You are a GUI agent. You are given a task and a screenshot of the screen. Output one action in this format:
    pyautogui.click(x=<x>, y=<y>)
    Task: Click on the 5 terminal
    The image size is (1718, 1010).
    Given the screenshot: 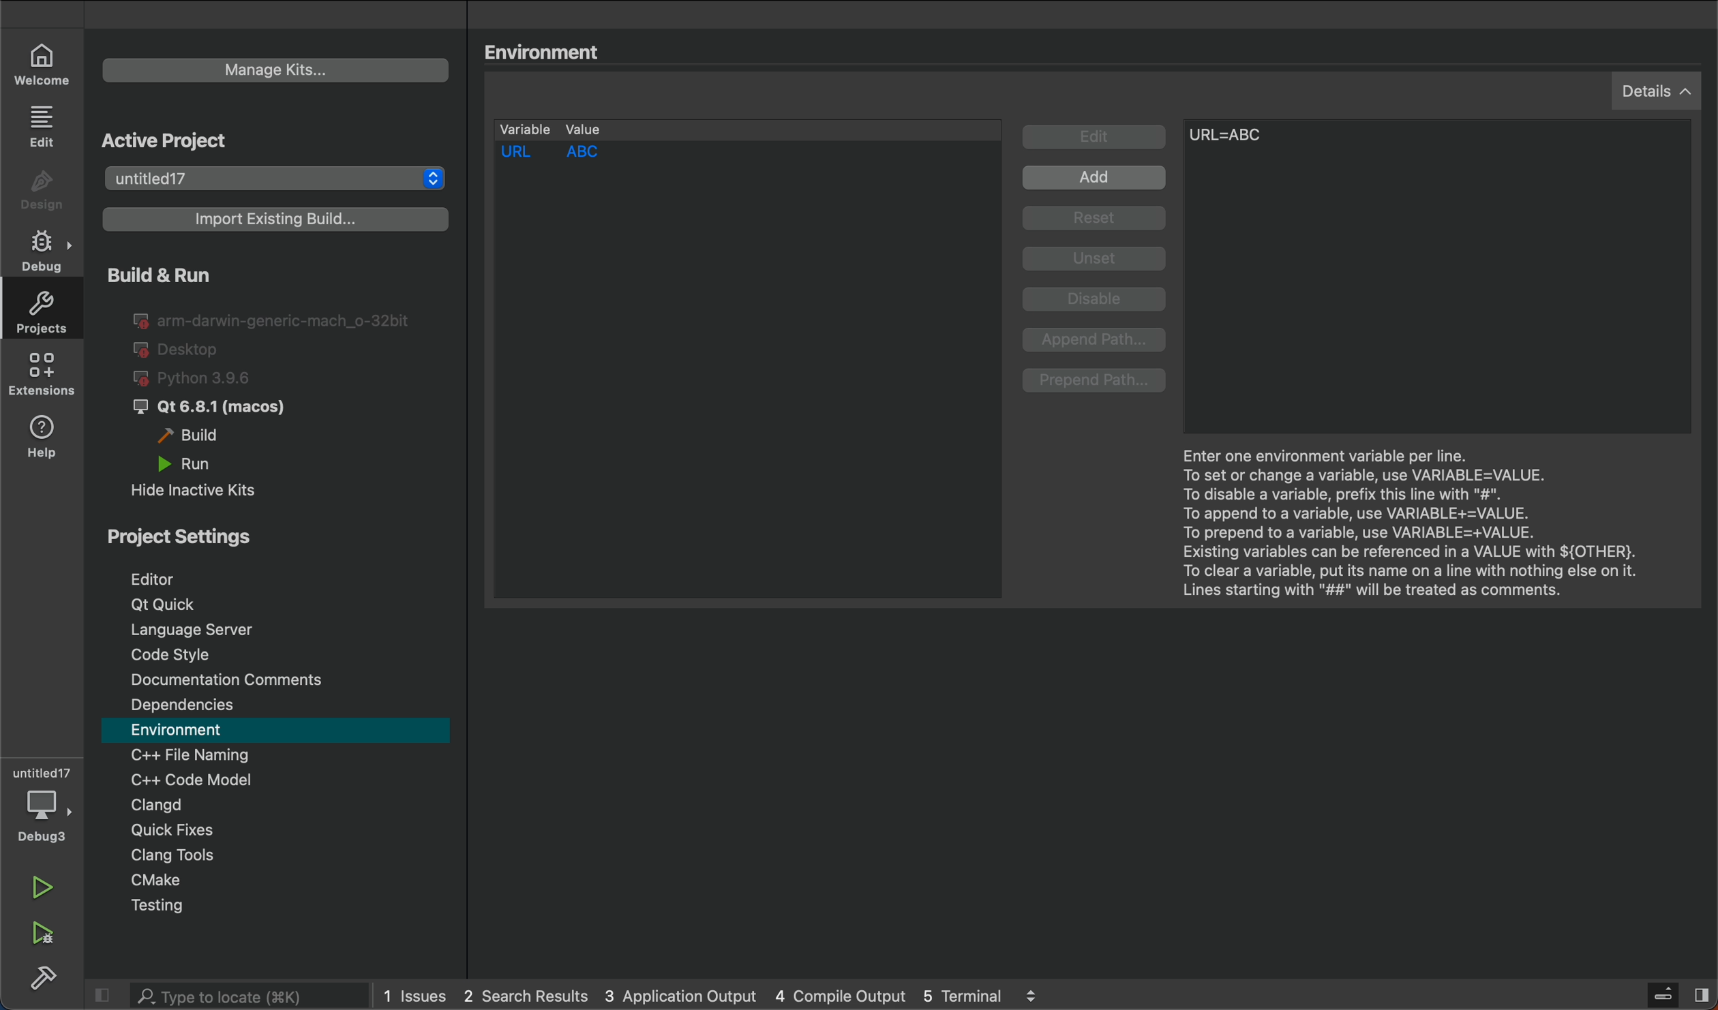 What is the action you would take?
    pyautogui.click(x=1021, y=996)
    